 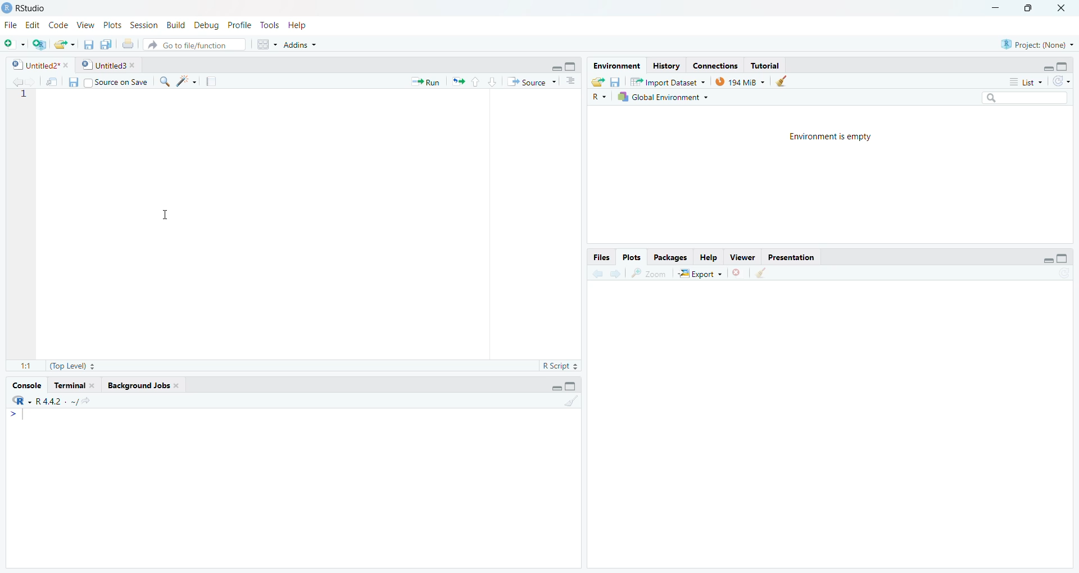 What do you see at coordinates (670, 98) in the screenshot?
I see `R + 1k Global Environment +` at bounding box center [670, 98].